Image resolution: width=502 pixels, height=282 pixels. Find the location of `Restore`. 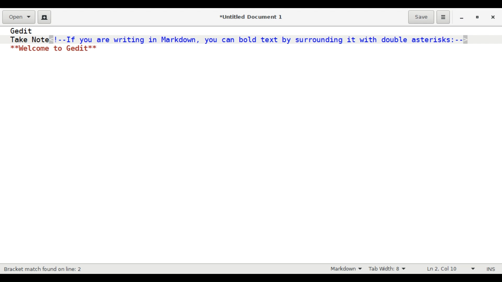

Restore is located at coordinates (477, 17).